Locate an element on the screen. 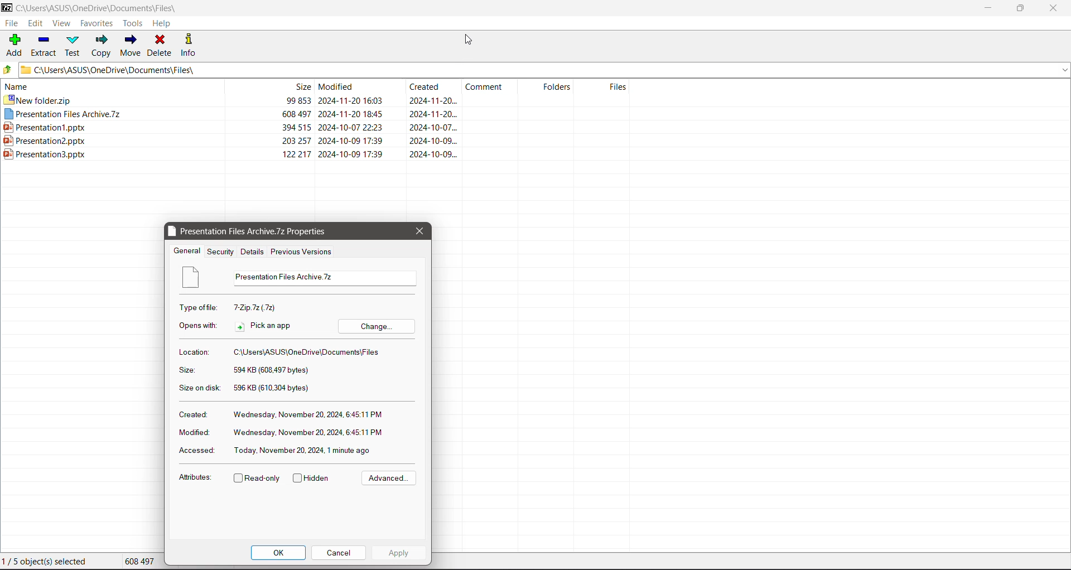  Copy is located at coordinates (102, 46).